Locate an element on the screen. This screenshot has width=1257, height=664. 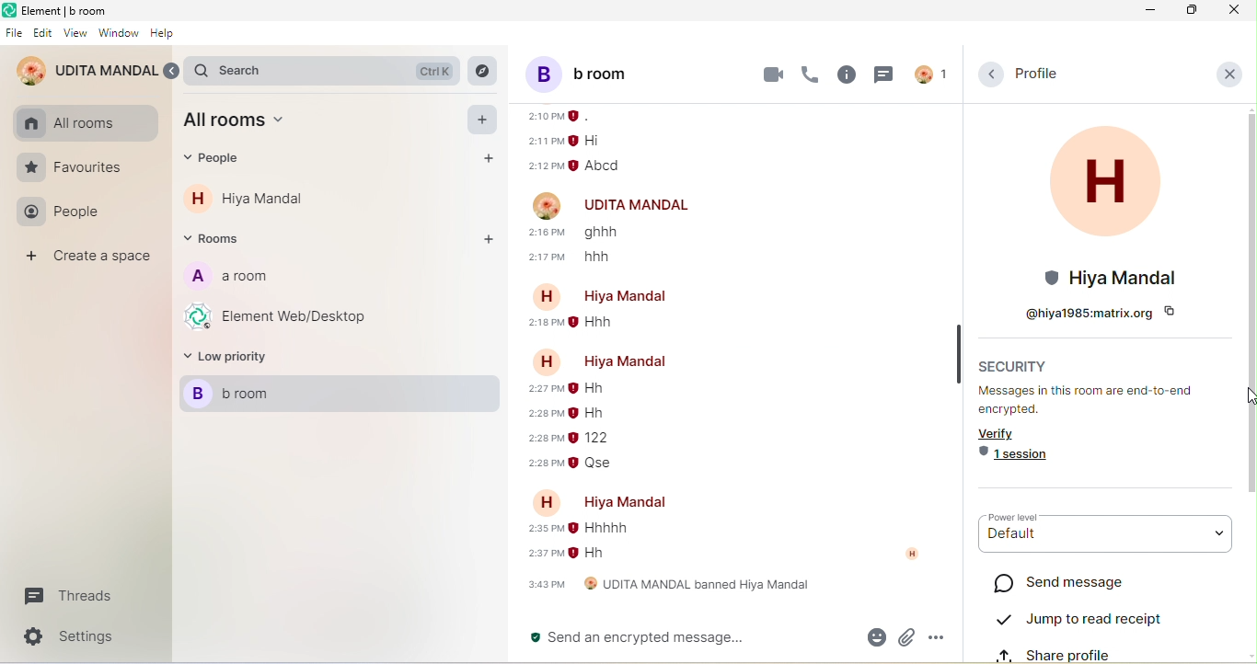
account profile image is located at coordinates (548, 204).